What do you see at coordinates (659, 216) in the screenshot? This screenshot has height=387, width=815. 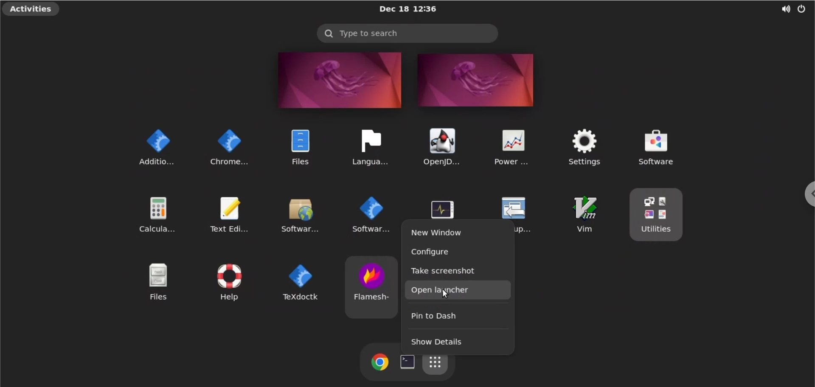 I see `utilities` at bounding box center [659, 216].